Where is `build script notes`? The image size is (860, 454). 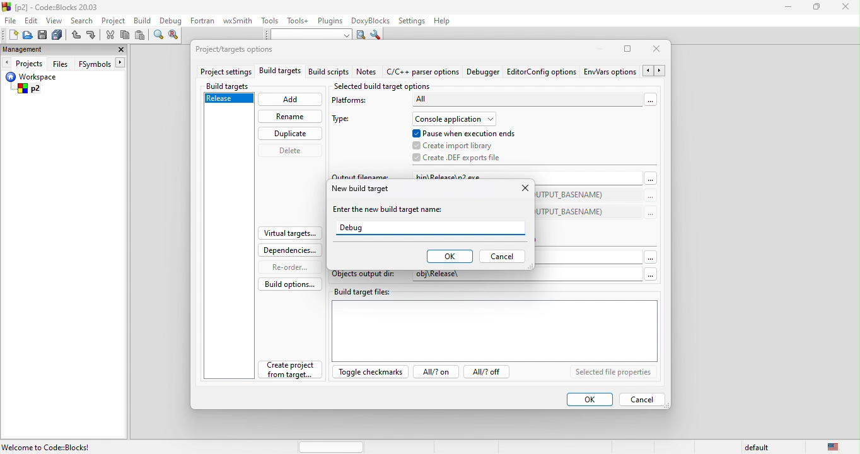
build script notes is located at coordinates (328, 73).